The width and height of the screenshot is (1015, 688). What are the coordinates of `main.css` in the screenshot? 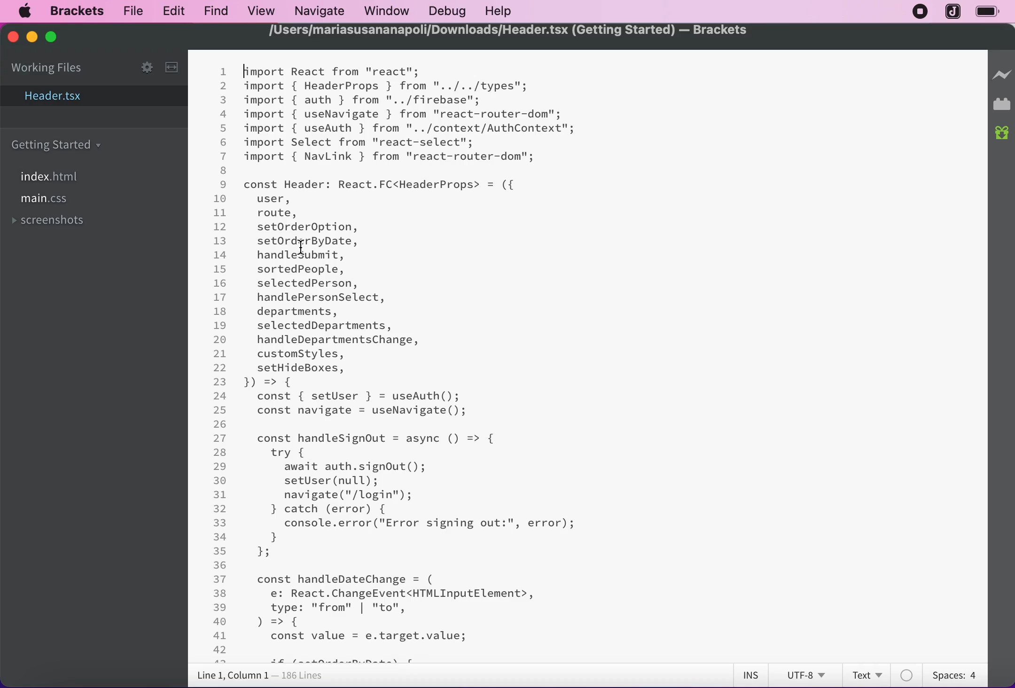 It's located at (45, 197).